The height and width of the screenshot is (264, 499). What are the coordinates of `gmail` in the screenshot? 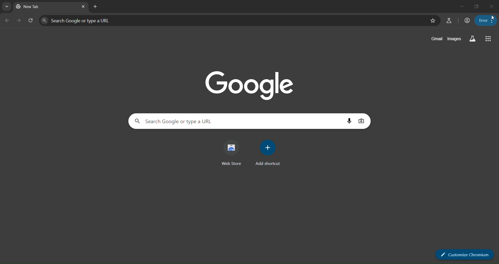 It's located at (437, 39).